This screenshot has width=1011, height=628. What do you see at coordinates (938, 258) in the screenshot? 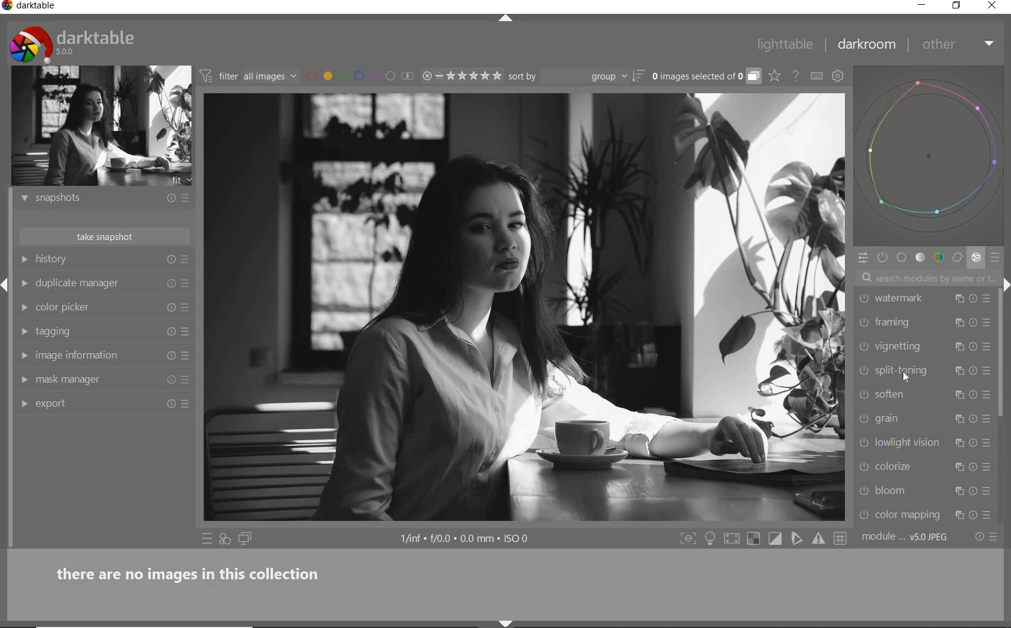
I see `color` at bounding box center [938, 258].